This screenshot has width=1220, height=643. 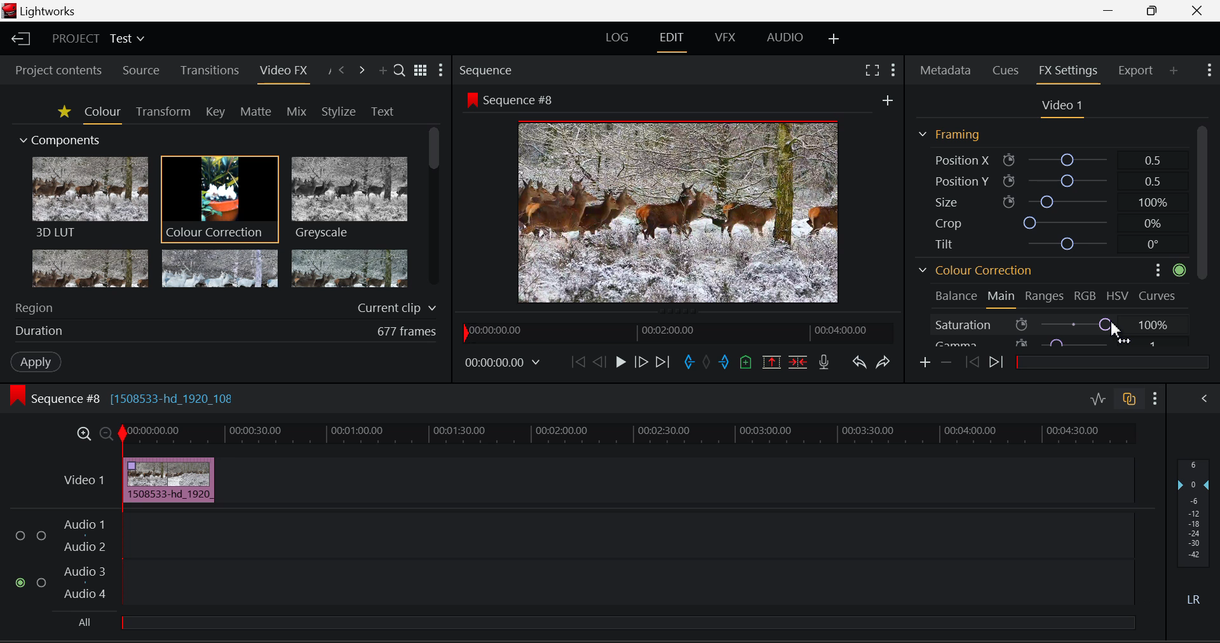 I want to click on Restore Down, so click(x=1111, y=11).